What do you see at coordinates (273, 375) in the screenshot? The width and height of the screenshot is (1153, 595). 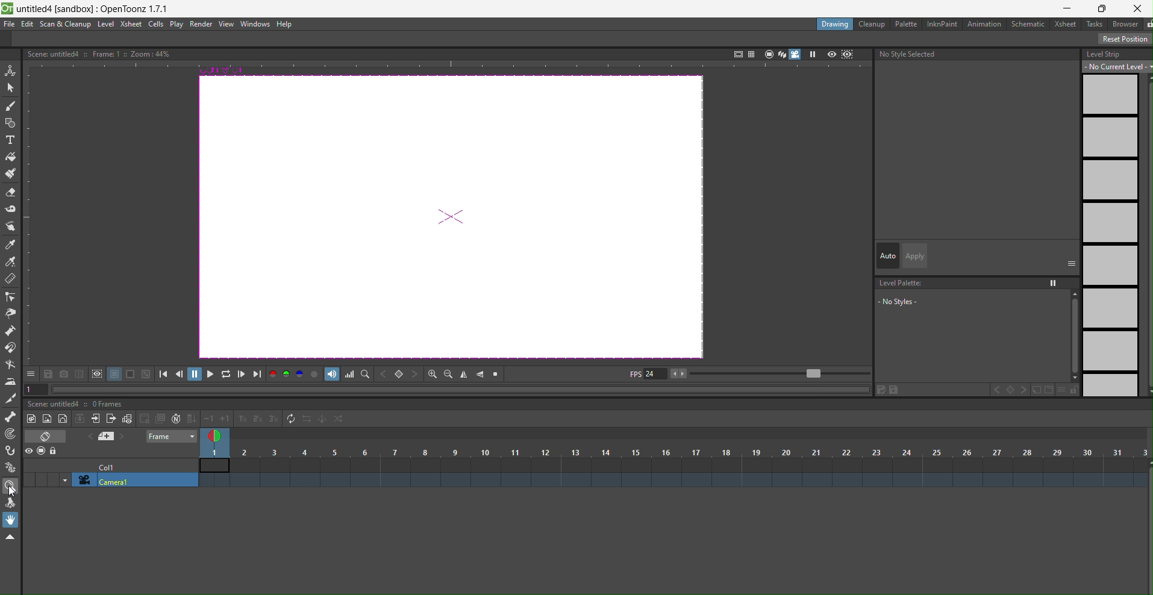 I see `red` at bounding box center [273, 375].